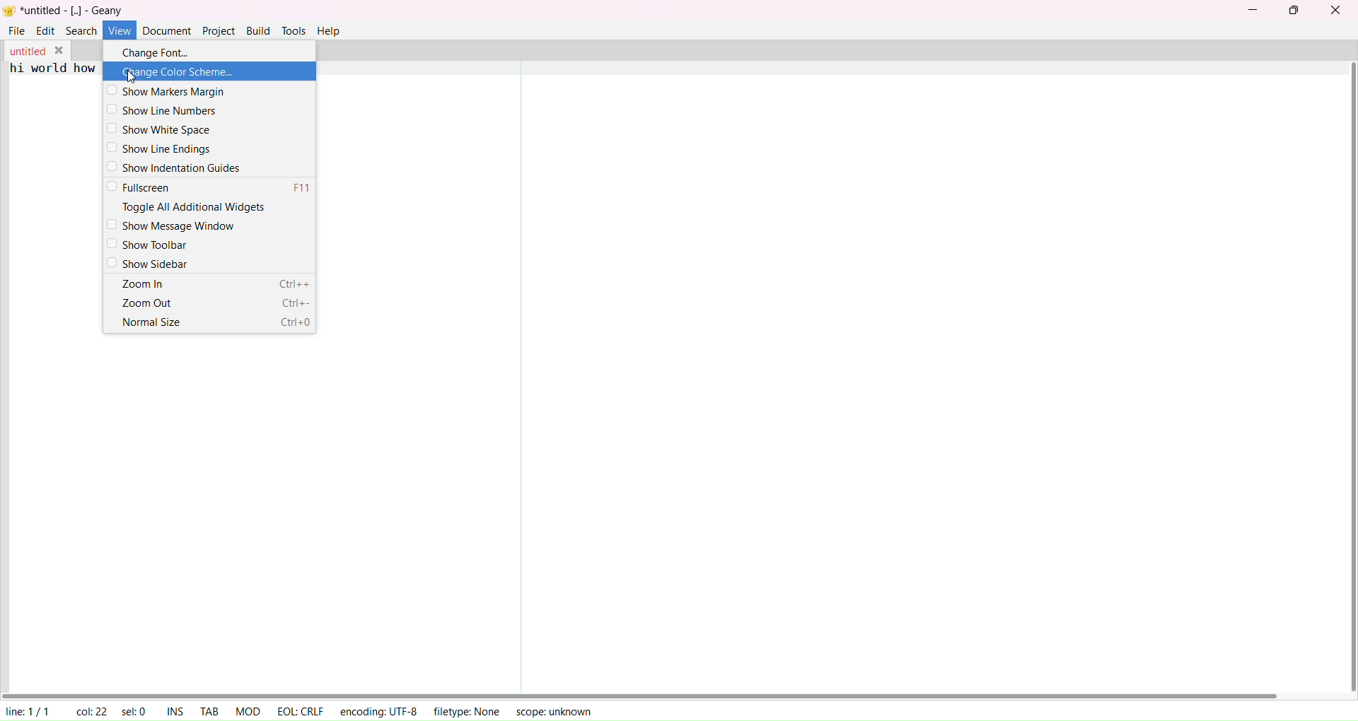 Image resolution: width=1358 pixels, height=721 pixels. What do you see at coordinates (135, 709) in the screenshot?
I see `selected` at bounding box center [135, 709].